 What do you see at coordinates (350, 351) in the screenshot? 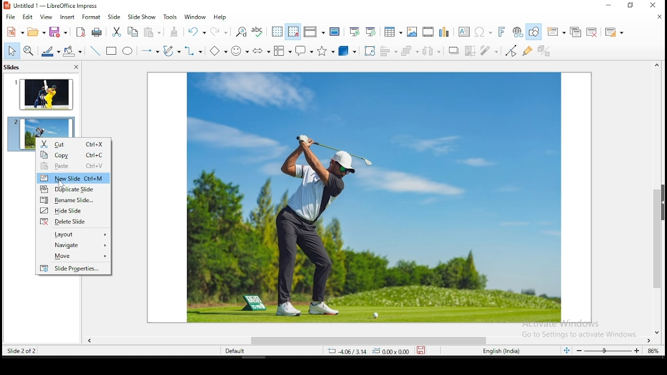
I see `4.06` at bounding box center [350, 351].